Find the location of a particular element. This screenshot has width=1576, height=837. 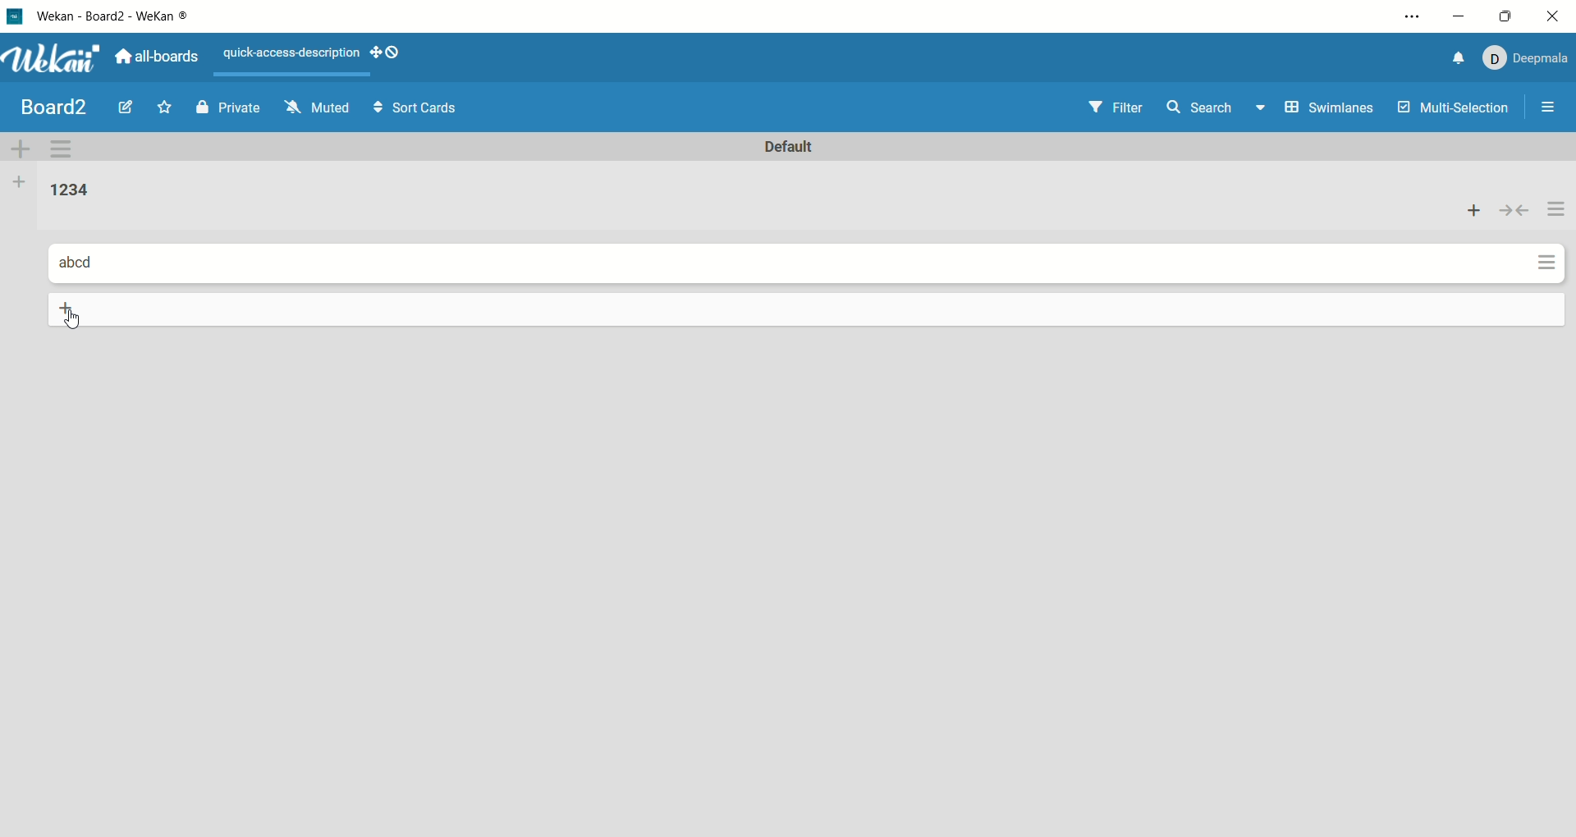

edit is located at coordinates (124, 109).